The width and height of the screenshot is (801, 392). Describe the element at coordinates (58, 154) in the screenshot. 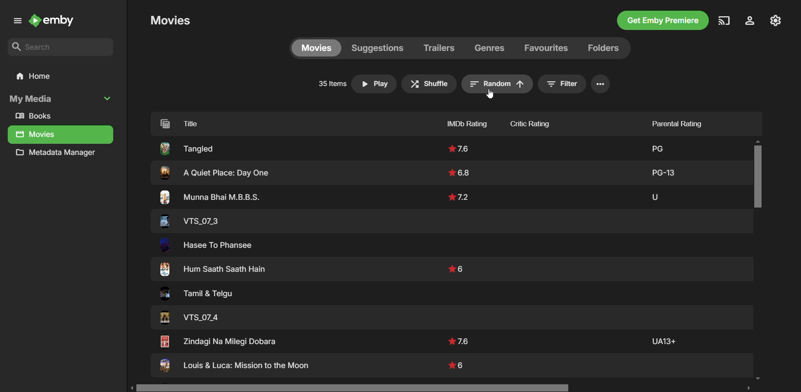

I see `Metadata Manager` at that location.